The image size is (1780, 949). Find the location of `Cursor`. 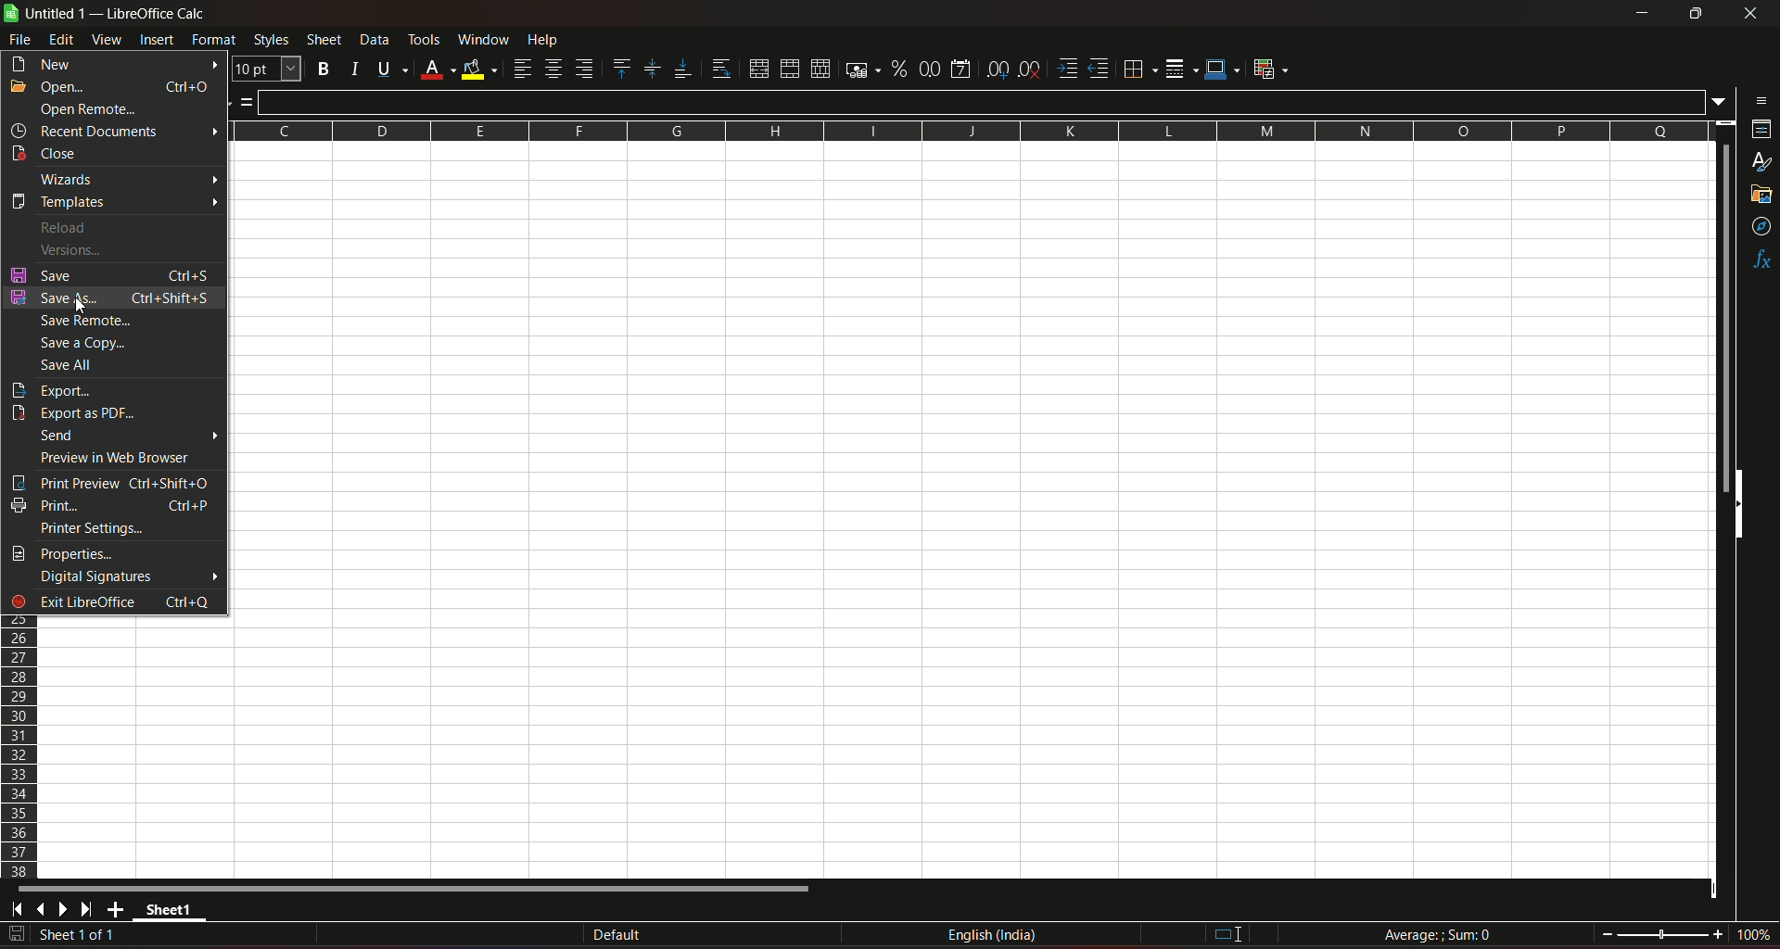

Cursor is located at coordinates (80, 307).